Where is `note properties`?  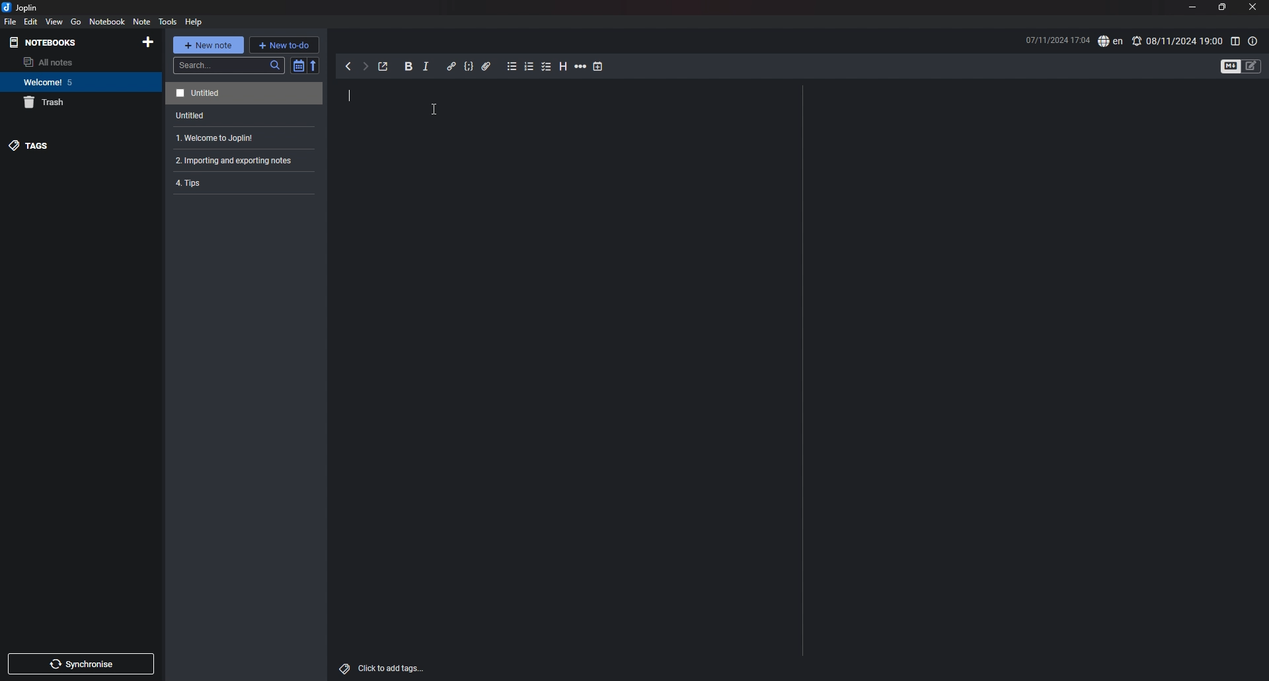 note properties is located at coordinates (1254, 42).